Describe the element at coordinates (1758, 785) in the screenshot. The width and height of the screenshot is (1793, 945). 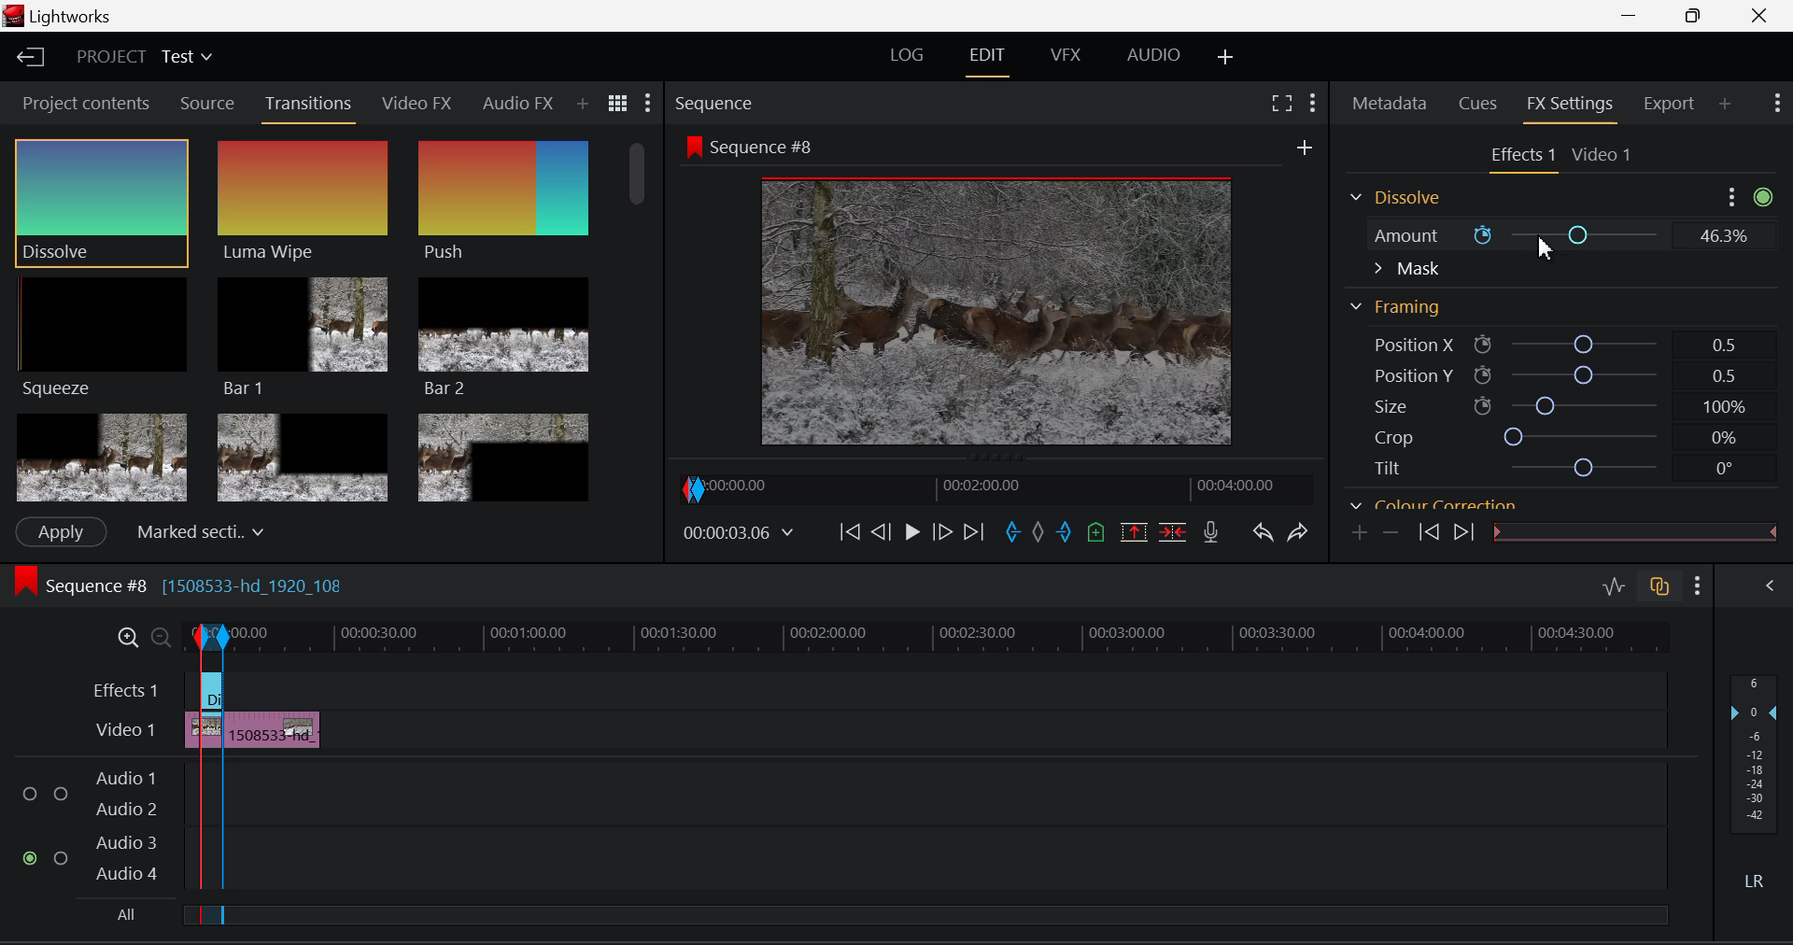
I see `Decibel Level` at that location.